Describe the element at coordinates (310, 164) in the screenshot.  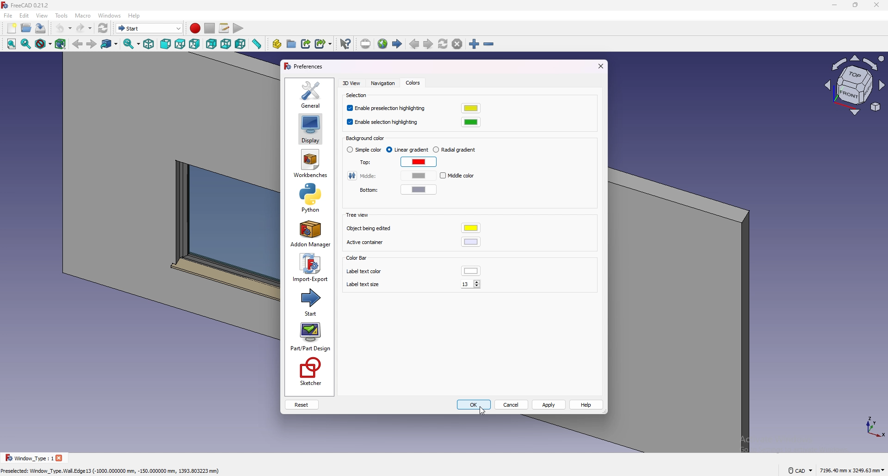
I see `workbenches` at that location.